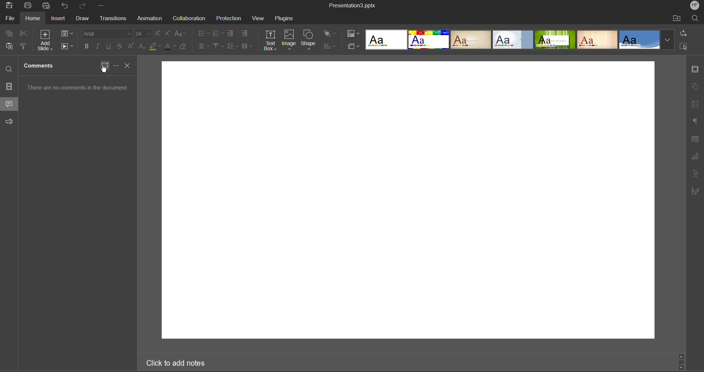  Describe the element at coordinates (103, 69) in the screenshot. I see `cursor` at that location.